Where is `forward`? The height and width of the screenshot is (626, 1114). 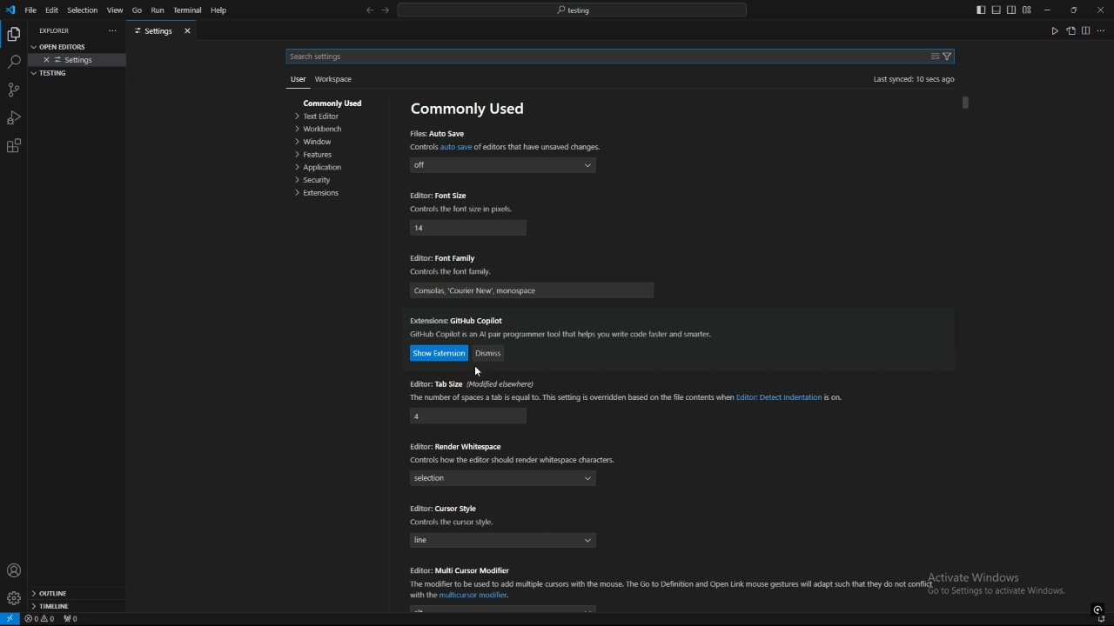
forward is located at coordinates (386, 11).